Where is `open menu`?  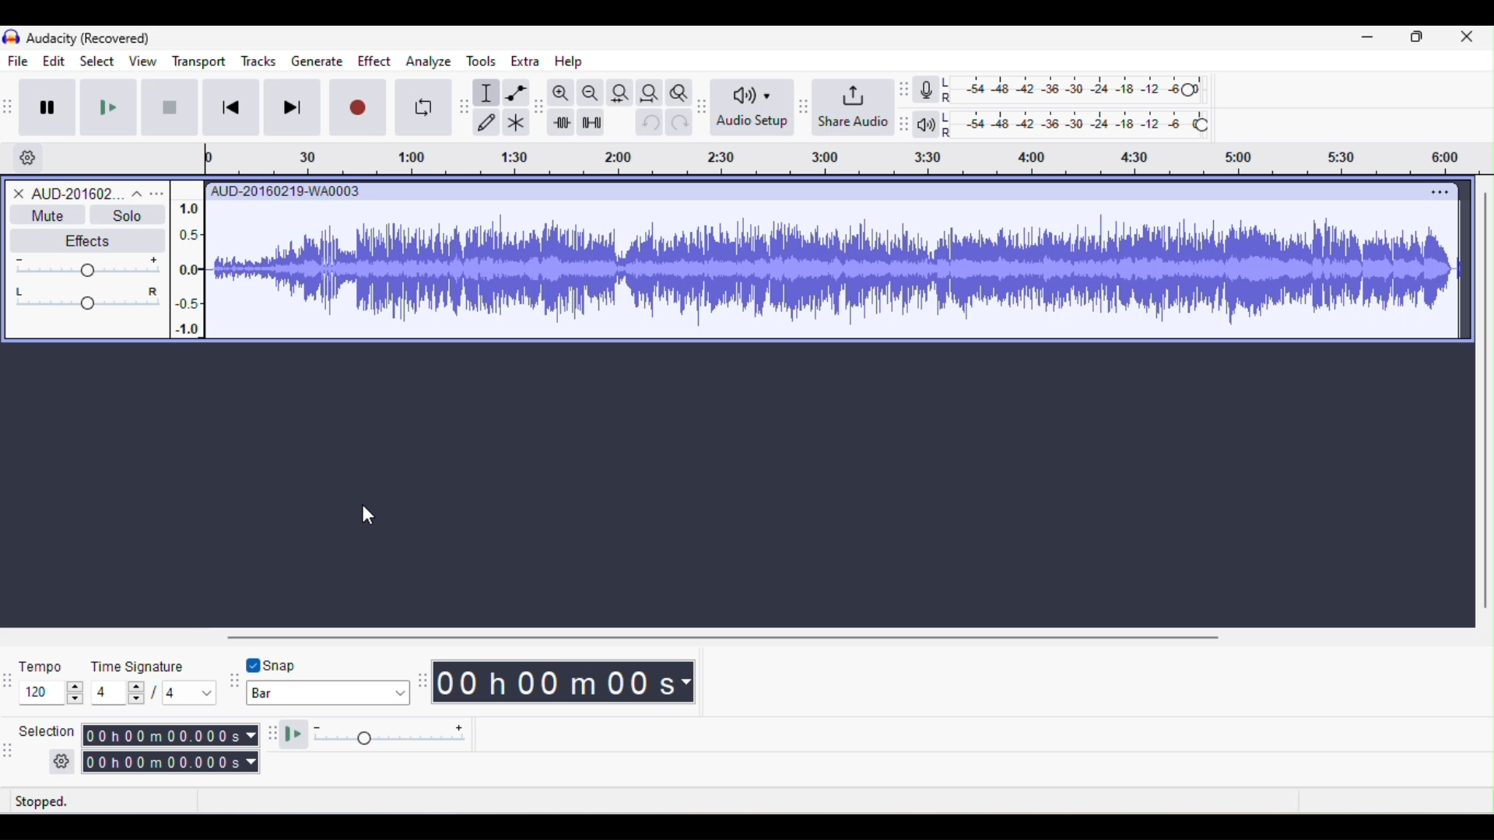 open menu is located at coordinates (158, 193).